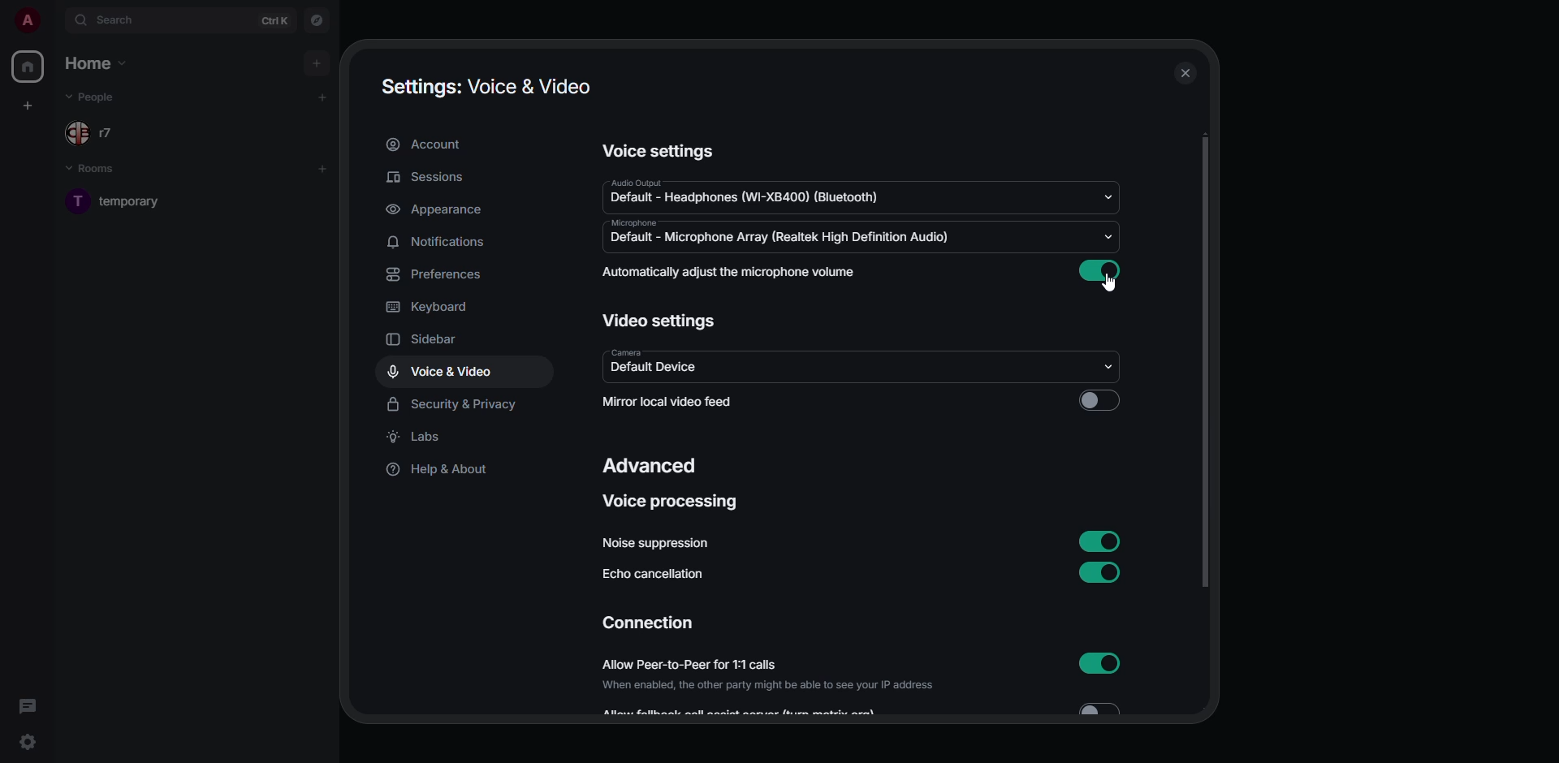 The height and width of the screenshot is (763, 1559). Describe the element at coordinates (319, 63) in the screenshot. I see `add` at that location.